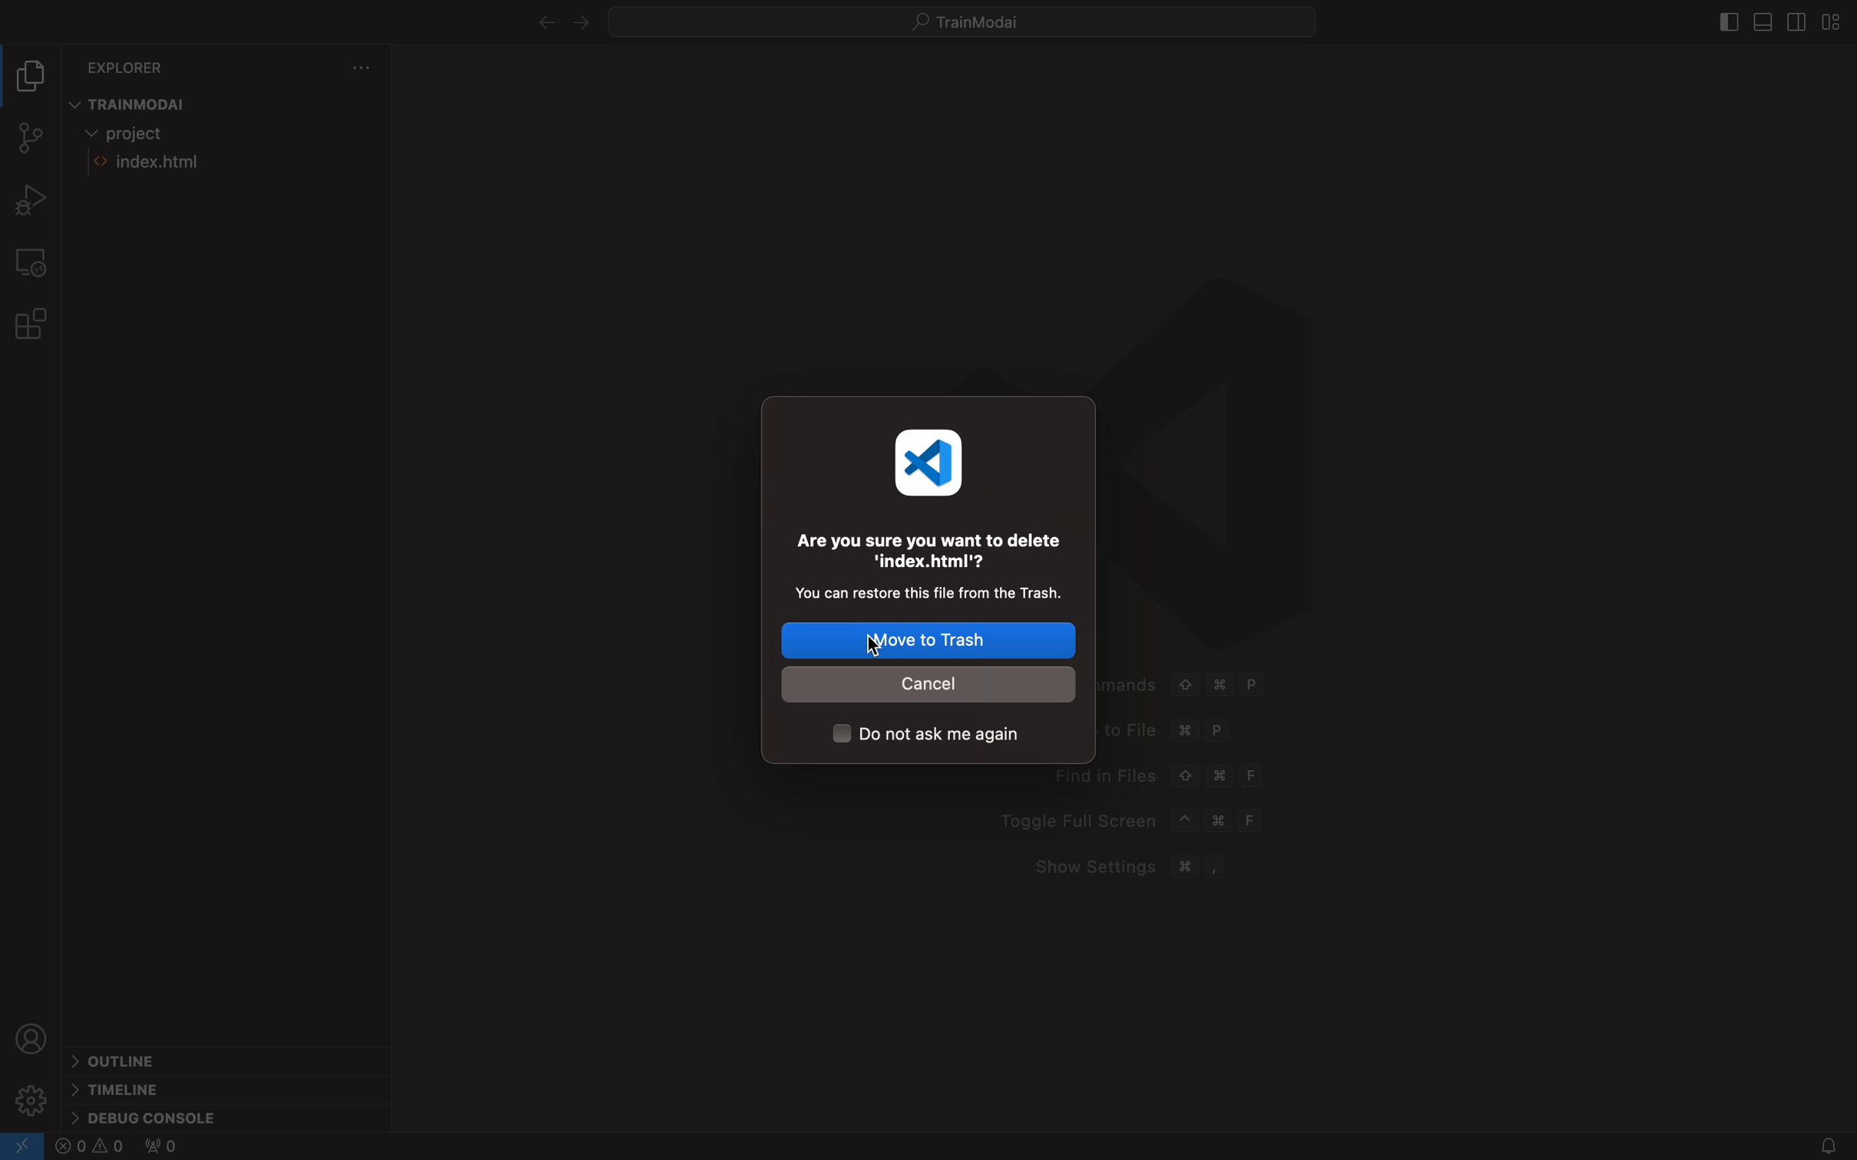 The width and height of the screenshot is (1857, 1160). What do you see at coordinates (932, 684) in the screenshot?
I see `cancel` at bounding box center [932, 684].